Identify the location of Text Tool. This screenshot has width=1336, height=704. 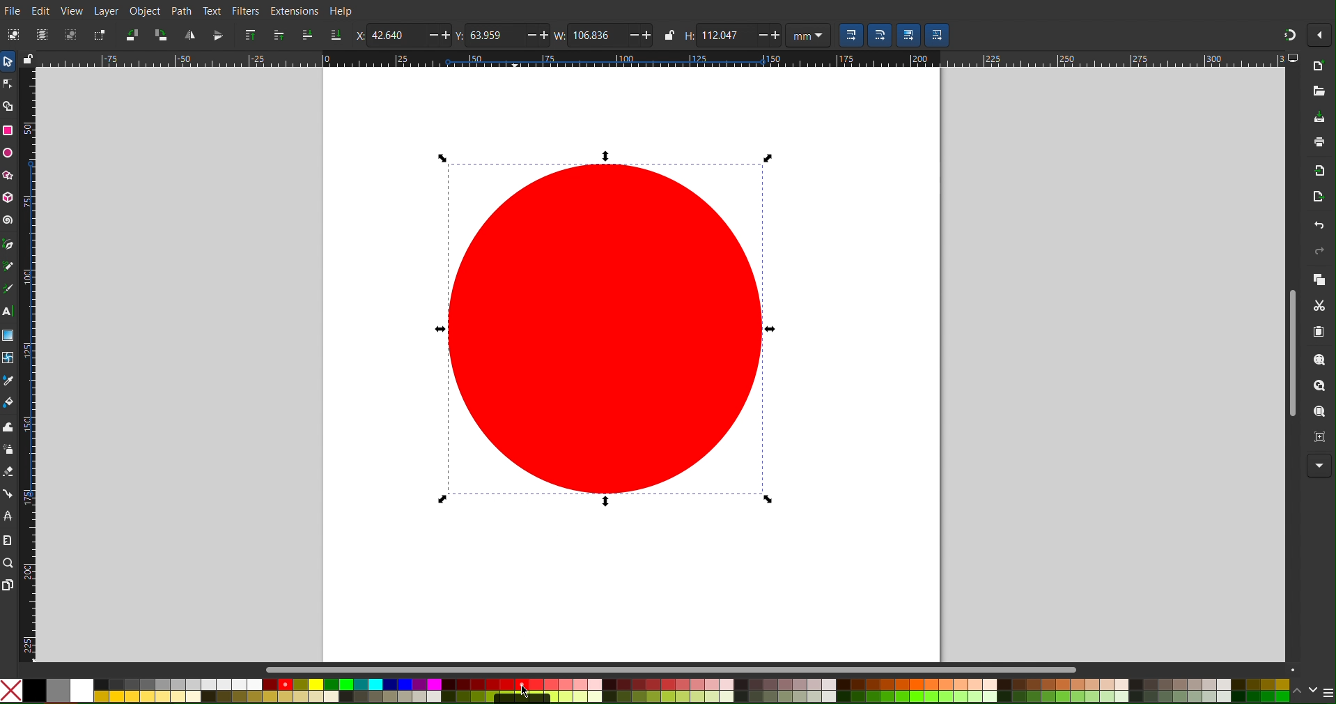
(9, 311).